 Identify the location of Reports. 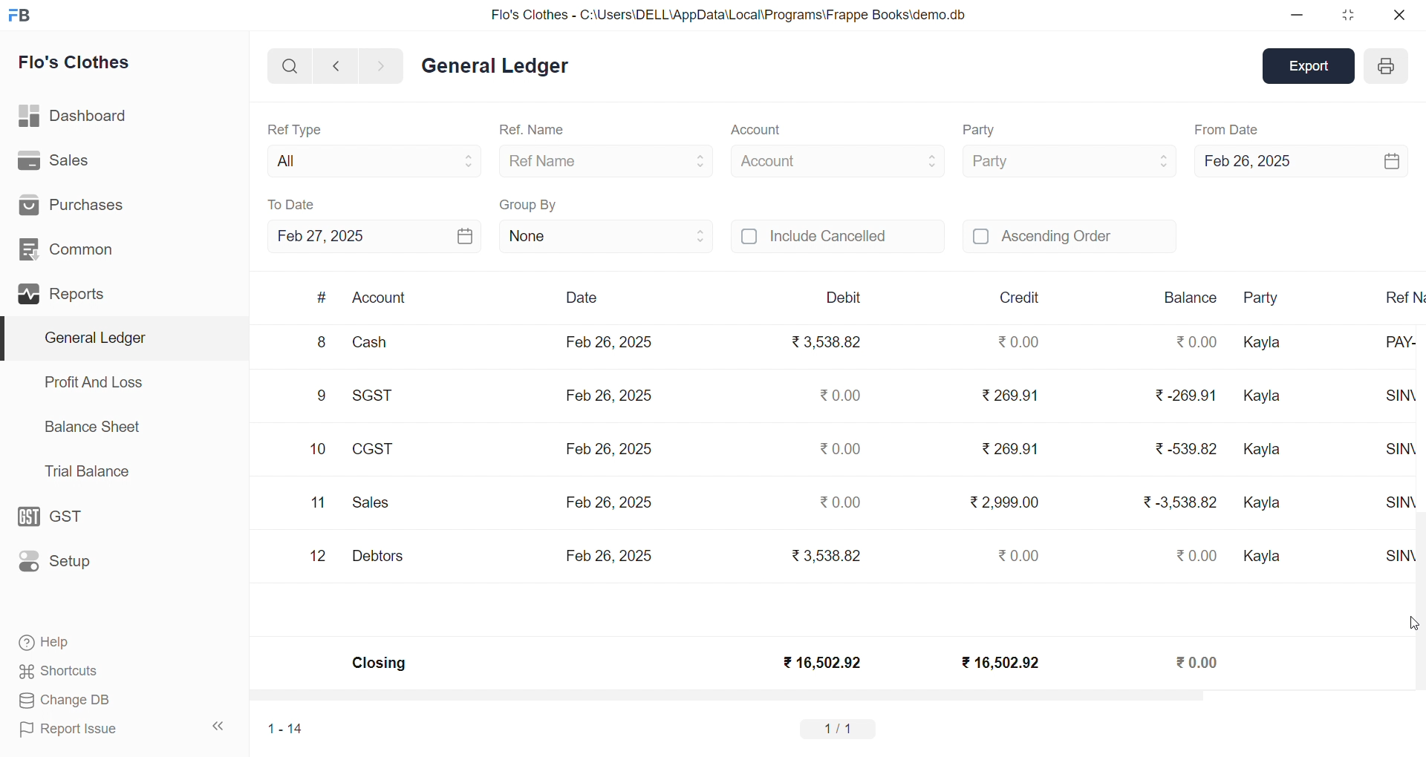
(64, 292).